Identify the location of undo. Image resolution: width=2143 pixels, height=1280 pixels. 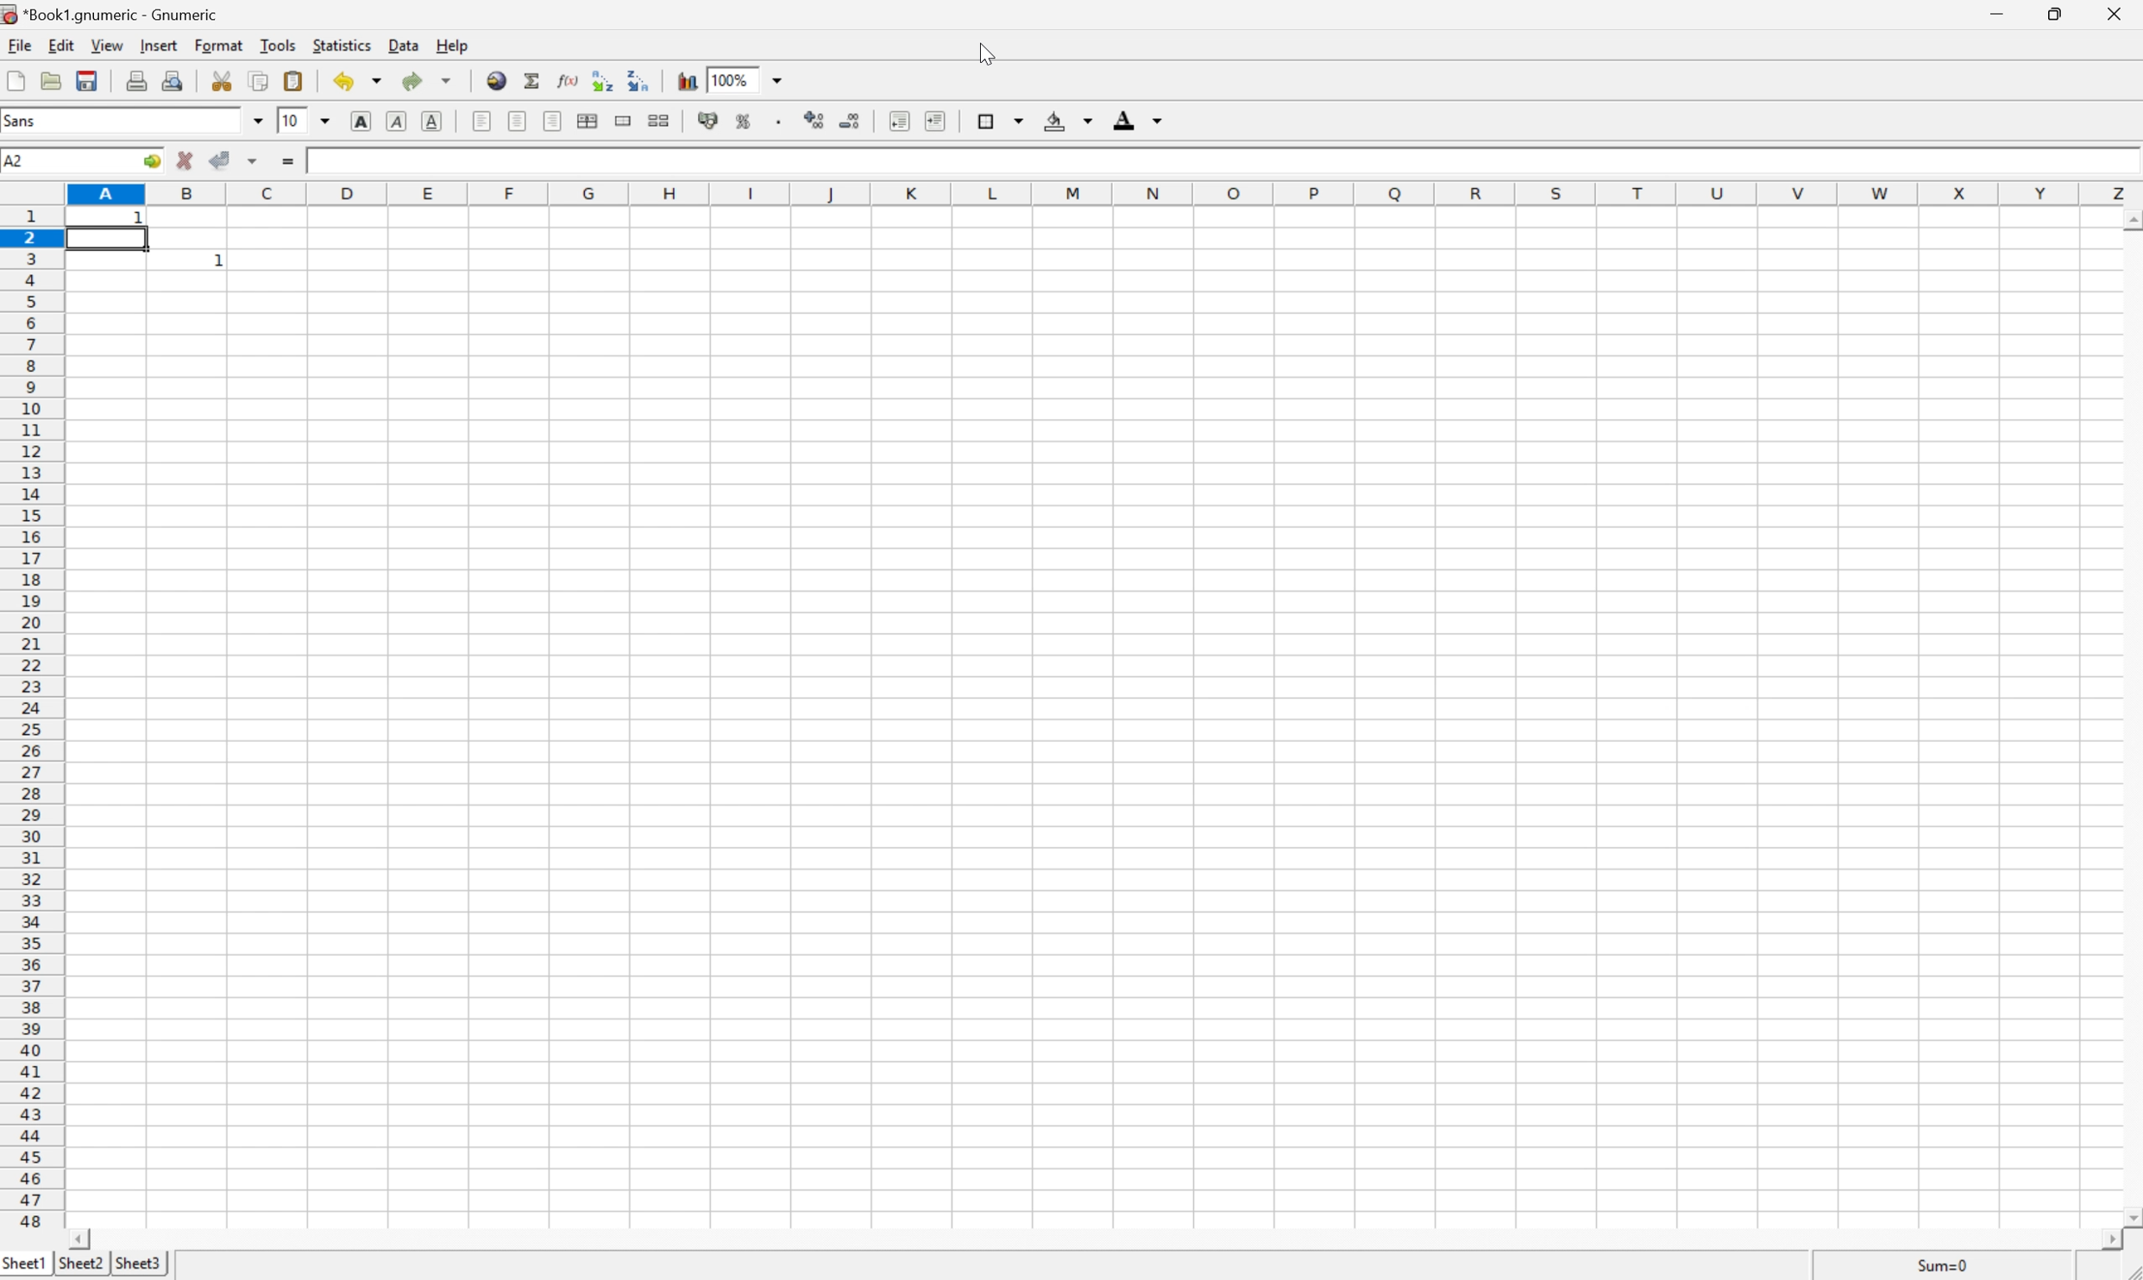
(358, 80).